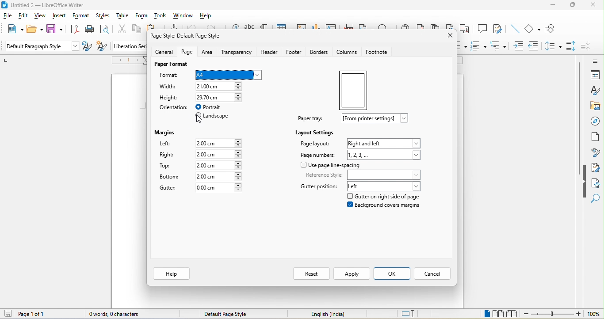  I want to click on book view, so click(515, 314).